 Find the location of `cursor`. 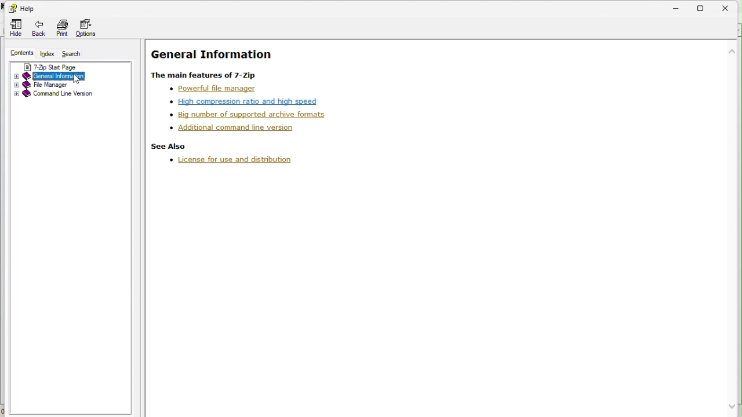

cursor is located at coordinates (77, 79).